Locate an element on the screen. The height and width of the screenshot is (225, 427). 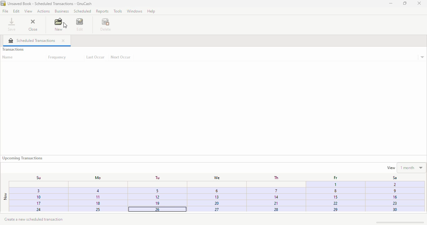
edit is located at coordinates (17, 11).